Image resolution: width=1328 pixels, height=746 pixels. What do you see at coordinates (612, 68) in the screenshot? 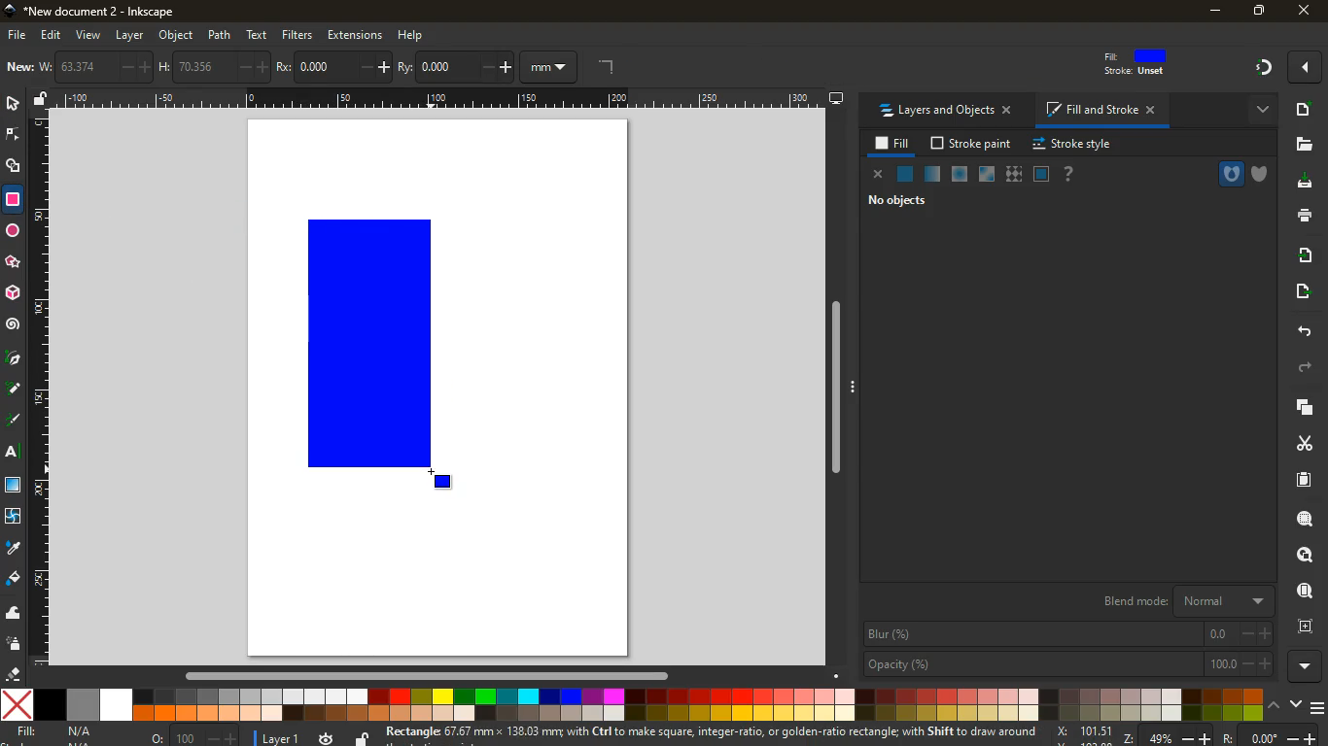
I see `angle` at bounding box center [612, 68].